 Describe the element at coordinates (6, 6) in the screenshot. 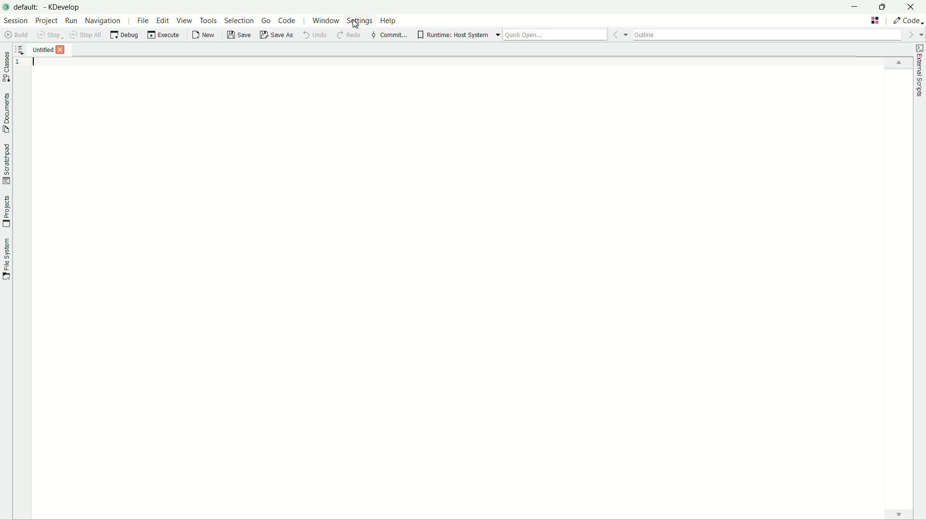

I see `app icon` at that location.